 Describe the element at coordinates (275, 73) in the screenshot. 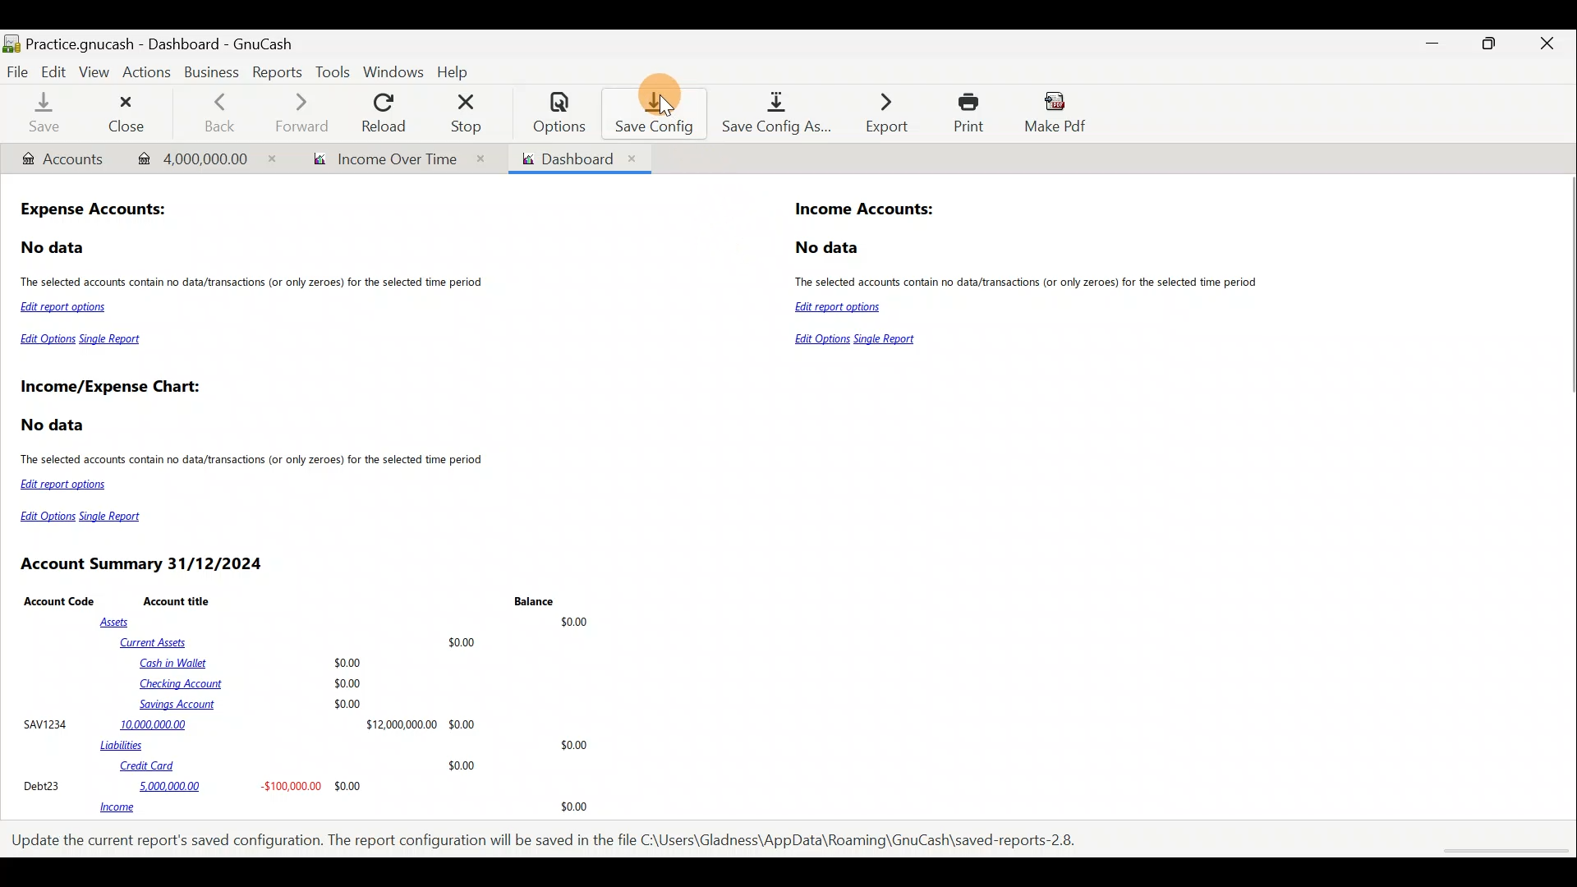

I see `Reports` at that location.